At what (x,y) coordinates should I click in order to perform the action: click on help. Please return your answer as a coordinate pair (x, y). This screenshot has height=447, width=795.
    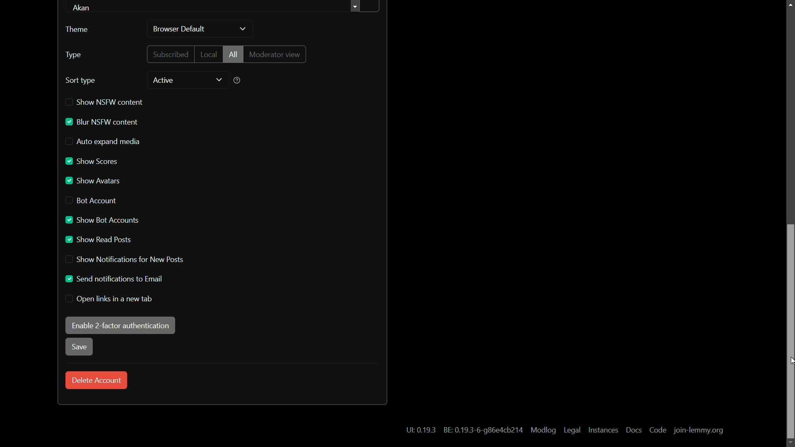
    Looking at the image, I should click on (237, 80).